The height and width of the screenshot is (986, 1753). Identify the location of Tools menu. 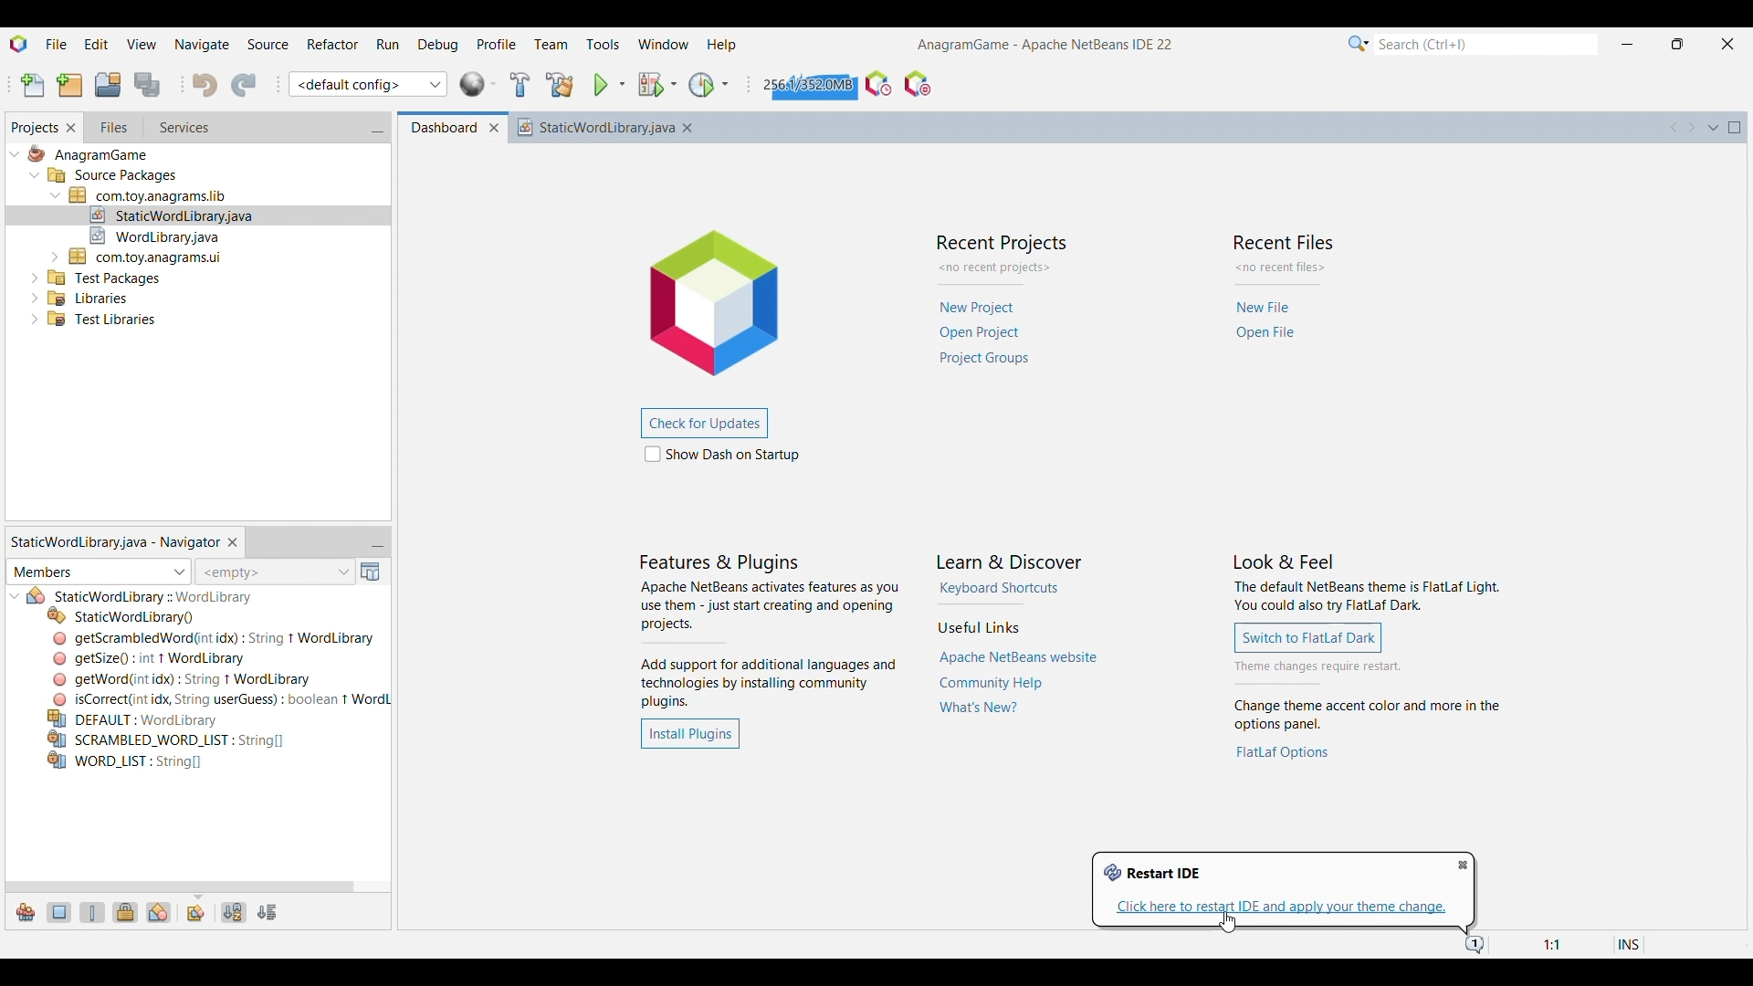
(603, 44).